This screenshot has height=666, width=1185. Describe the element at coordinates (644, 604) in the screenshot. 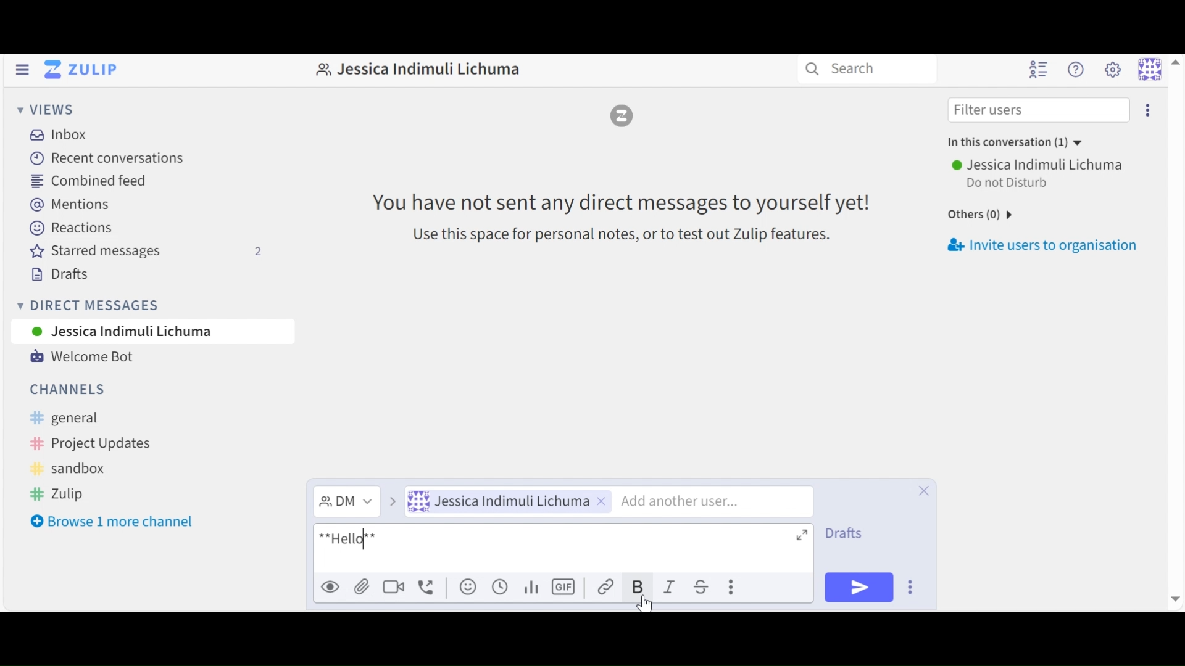

I see `cursor` at that location.